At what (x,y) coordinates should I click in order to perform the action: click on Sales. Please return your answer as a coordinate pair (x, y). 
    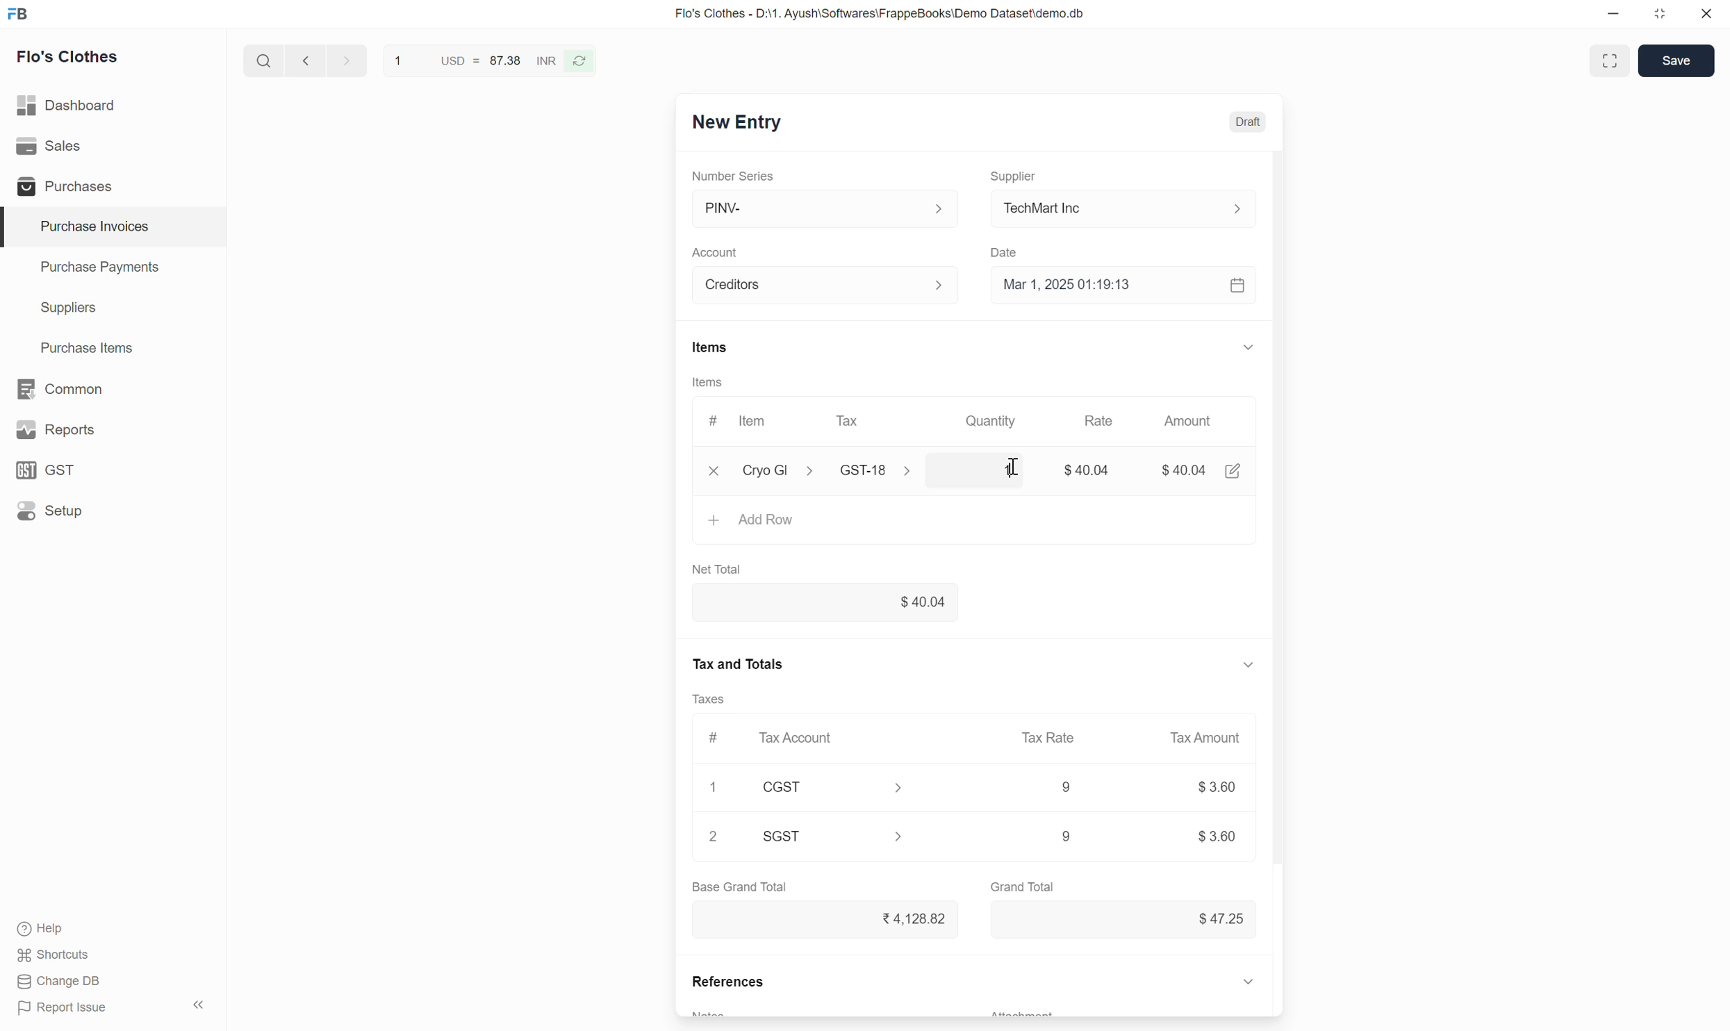
    Looking at the image, I should click on (52, 146).